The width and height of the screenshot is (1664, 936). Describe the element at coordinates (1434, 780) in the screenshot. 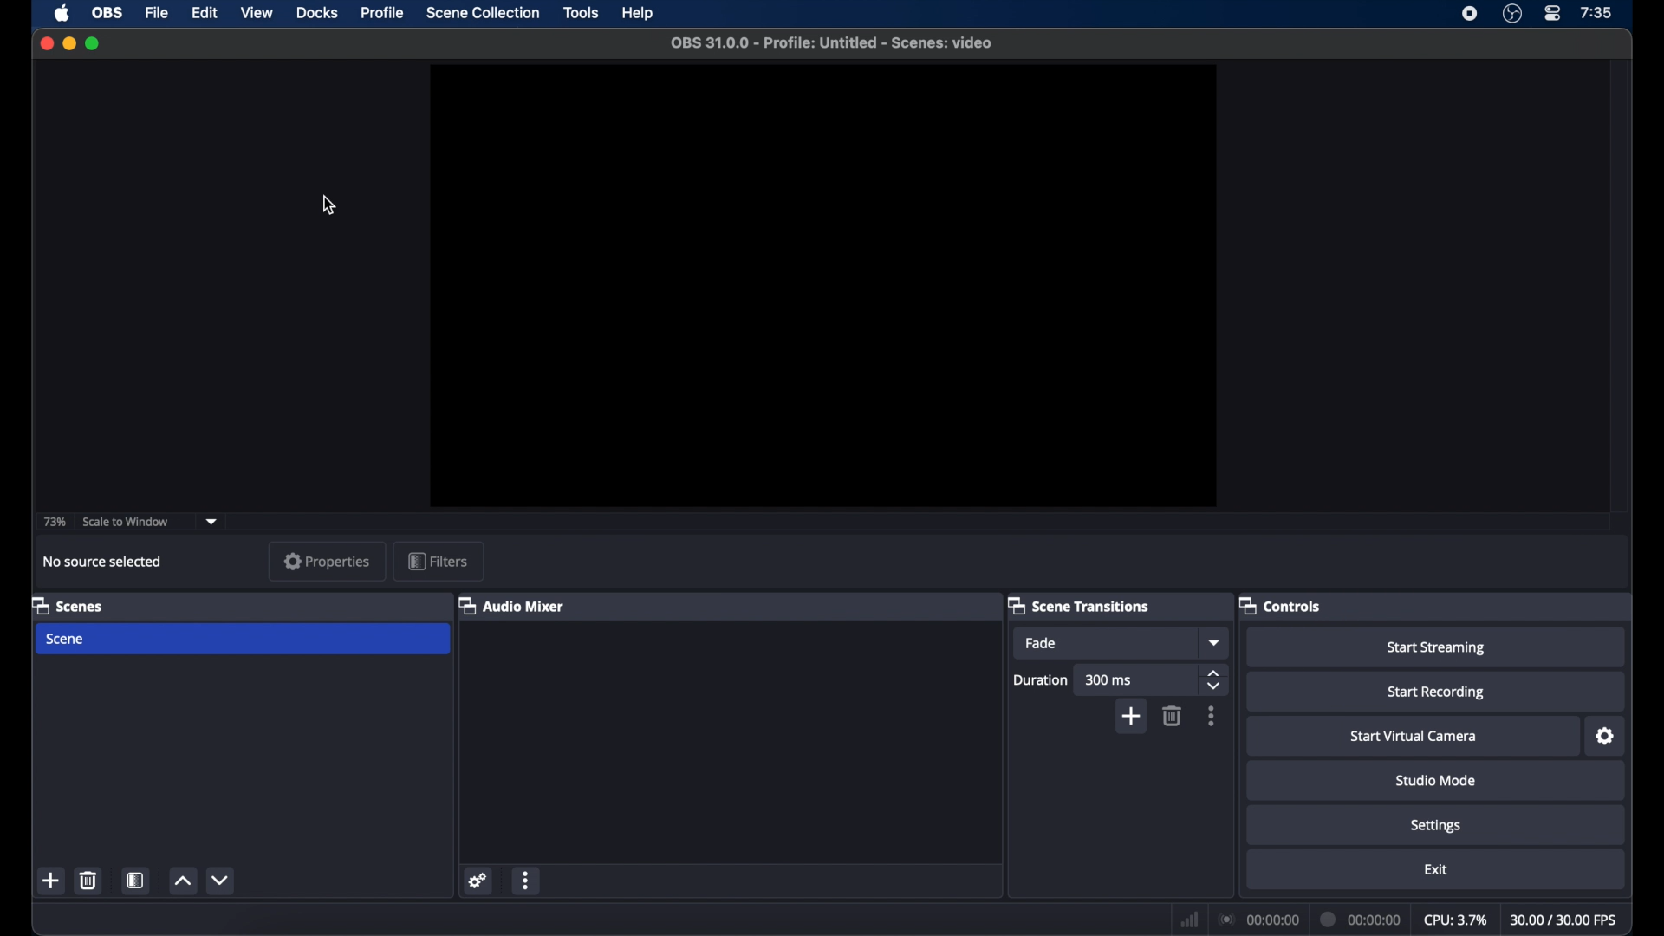

I see `studio mode` at that location.